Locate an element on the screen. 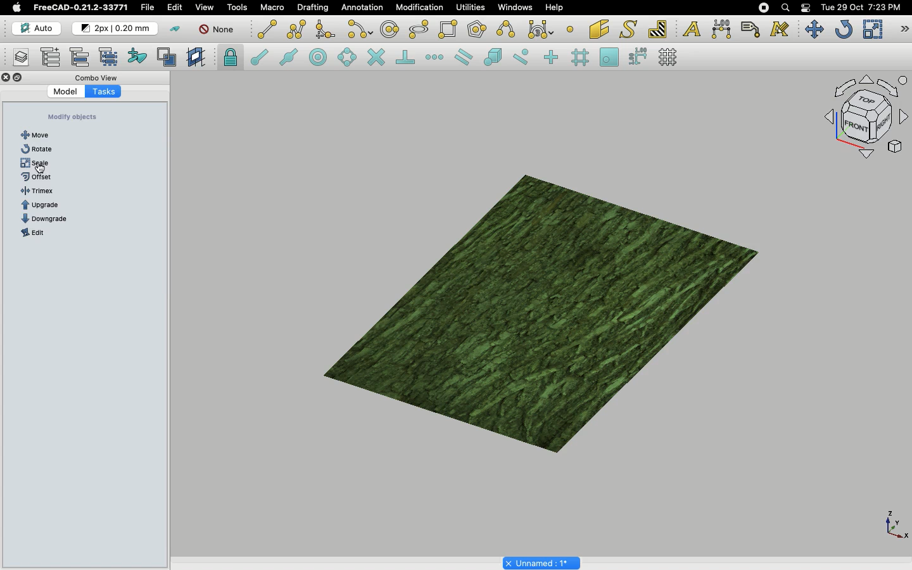 This screenshot has height=570, width=912. Snap working plane is located at coordinates (607, 55).